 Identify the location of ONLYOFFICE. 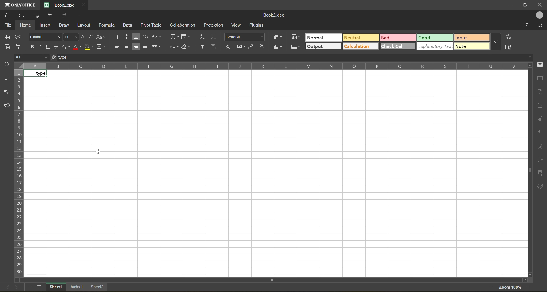
(20, 5).